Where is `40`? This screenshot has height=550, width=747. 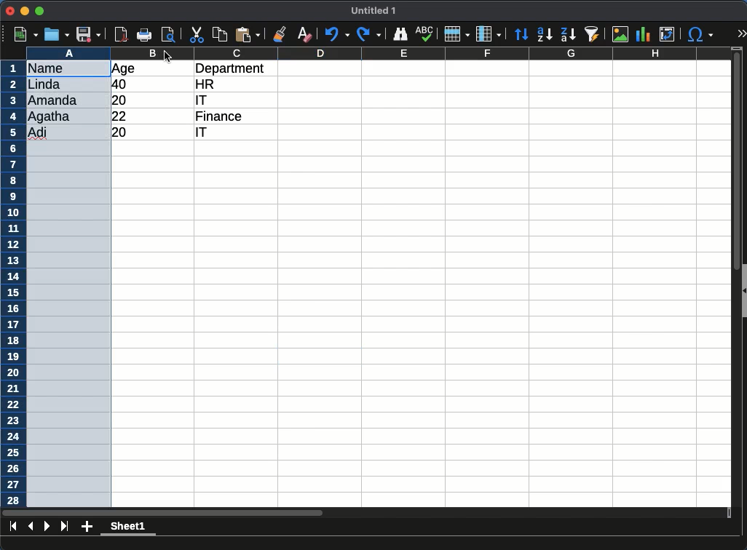
40 is located at coordinates (119, 84).